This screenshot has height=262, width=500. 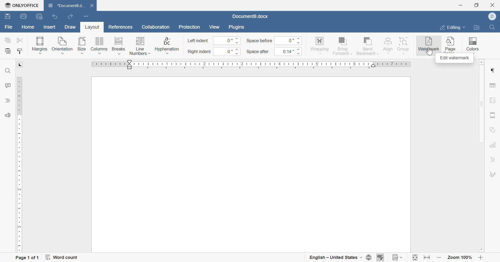 What do you see at coordinates (492, 27) in the screenshot?
I see `find` at bounding box center [492, 27].